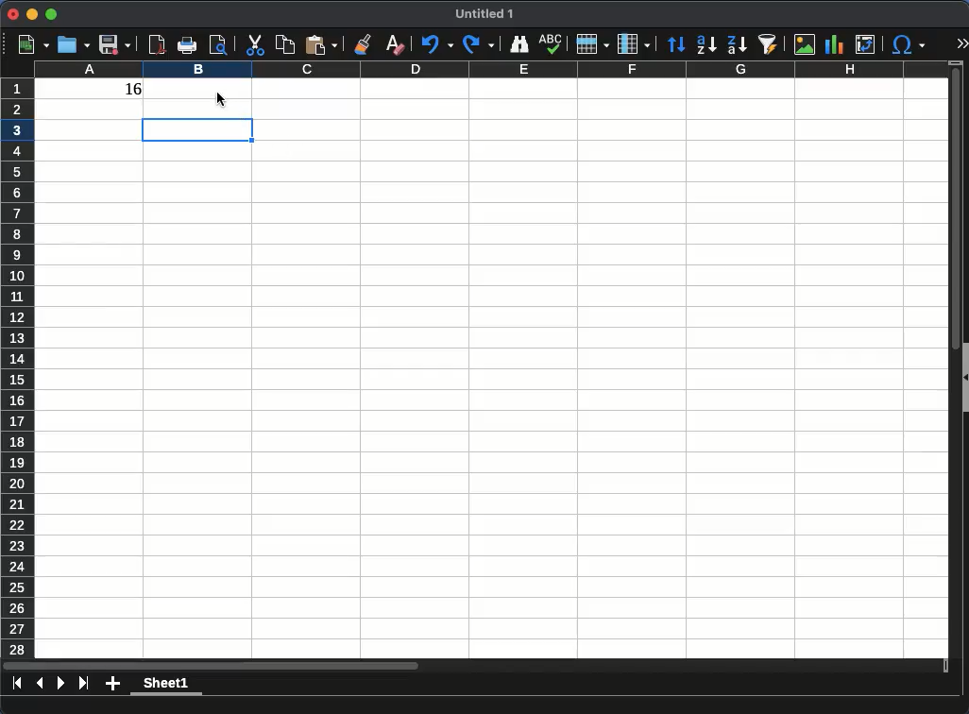  I want to click on clone formatting , so click(362, 43).